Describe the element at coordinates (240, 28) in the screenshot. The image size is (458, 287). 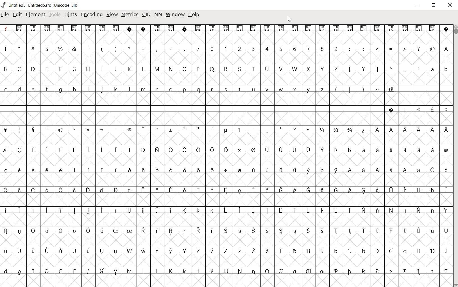
I see `Symbol` at that location.